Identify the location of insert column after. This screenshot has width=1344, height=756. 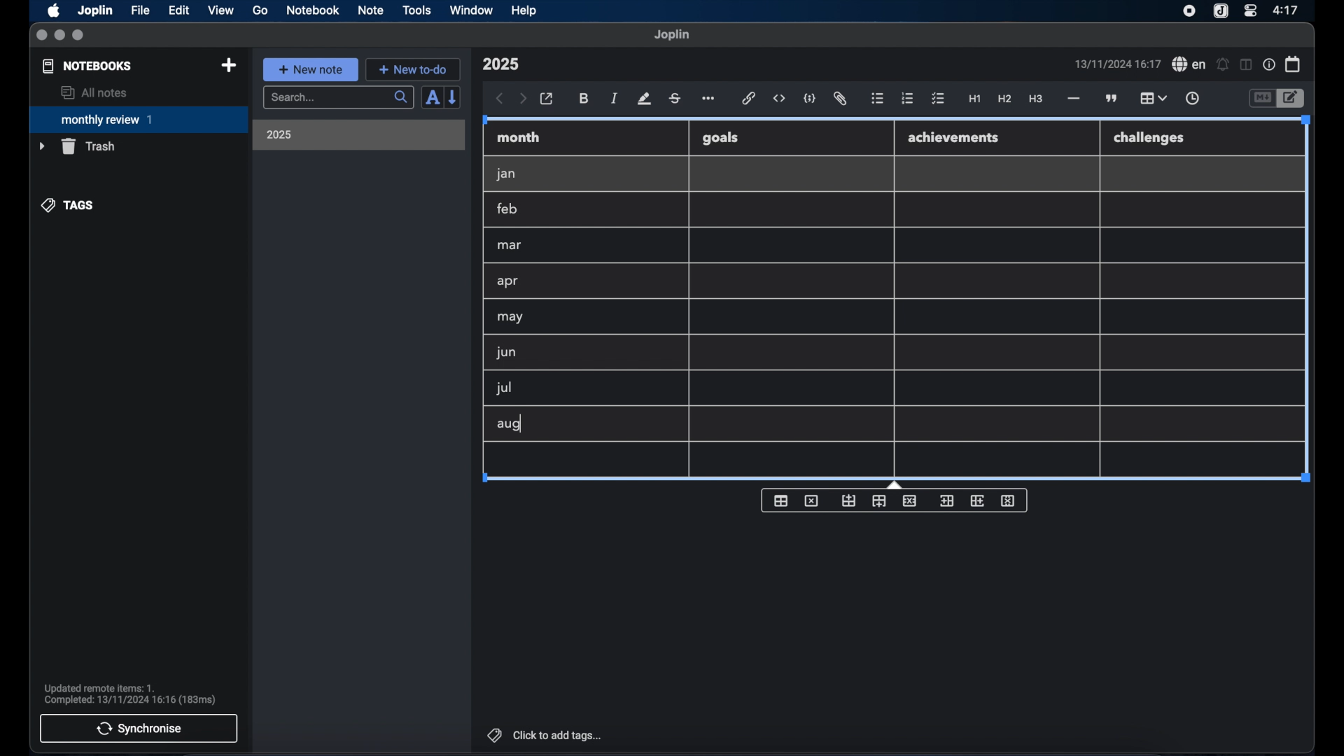
(978, 500).